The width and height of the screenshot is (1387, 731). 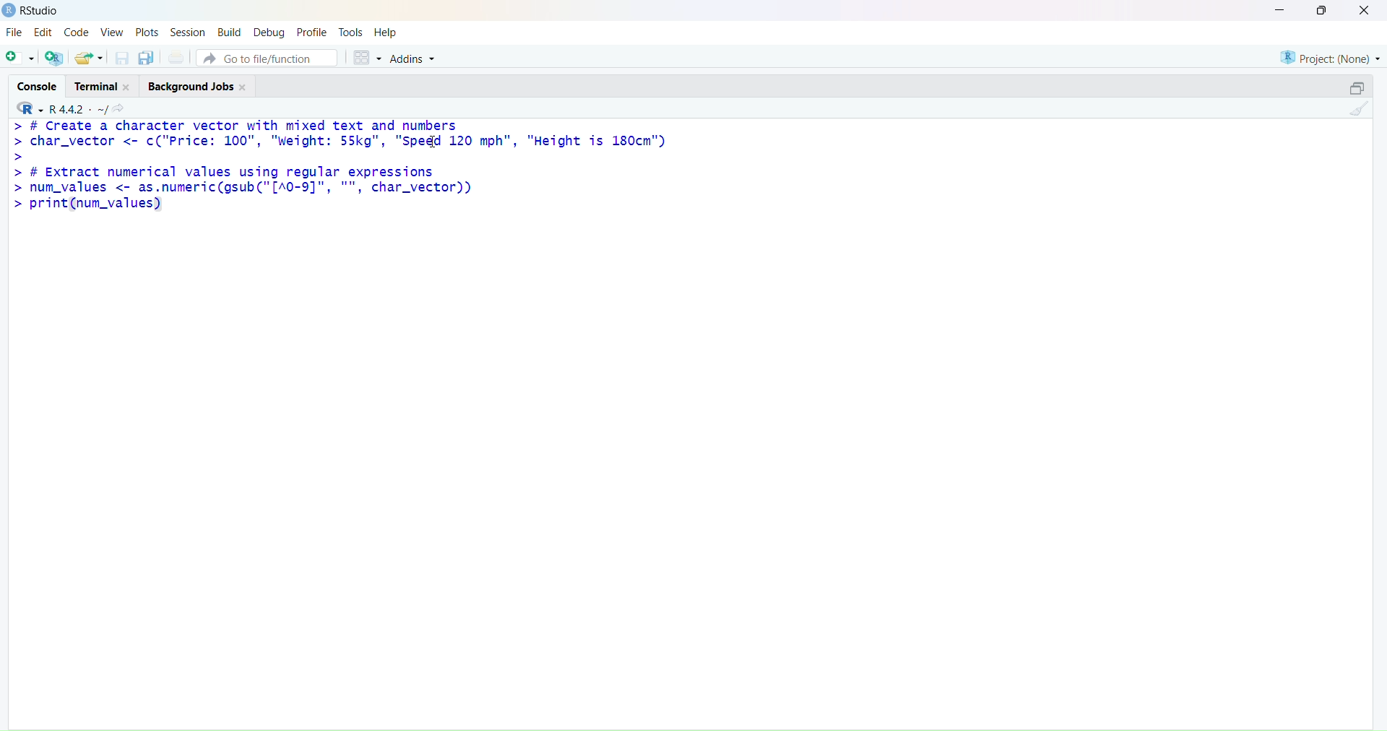 What do you see at coordinates (29, 108) in the screenshot?
I see `R` at bounding box center [29, 108].